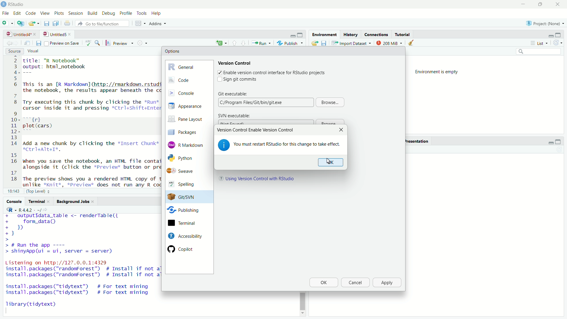 This screenshot has width=567, height=319. What do you see at coordinates (188, 106) in the screenshot?
I see `Appearance` at bounding box center [188, 106].